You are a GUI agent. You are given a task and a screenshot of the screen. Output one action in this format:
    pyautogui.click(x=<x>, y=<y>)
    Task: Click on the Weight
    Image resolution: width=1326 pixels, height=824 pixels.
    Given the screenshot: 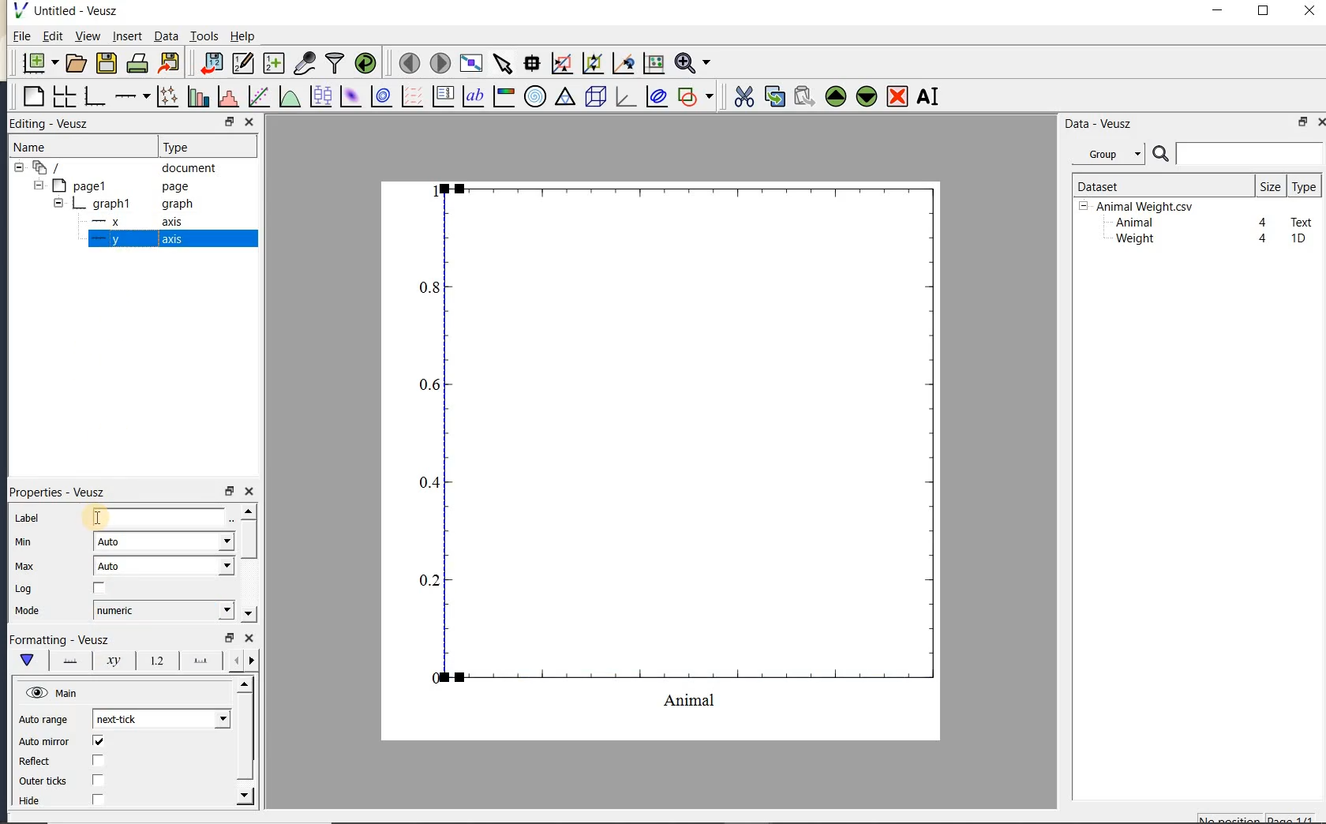 What is the action you would take?
    pyautogui.click(x=1133, y=240)
    